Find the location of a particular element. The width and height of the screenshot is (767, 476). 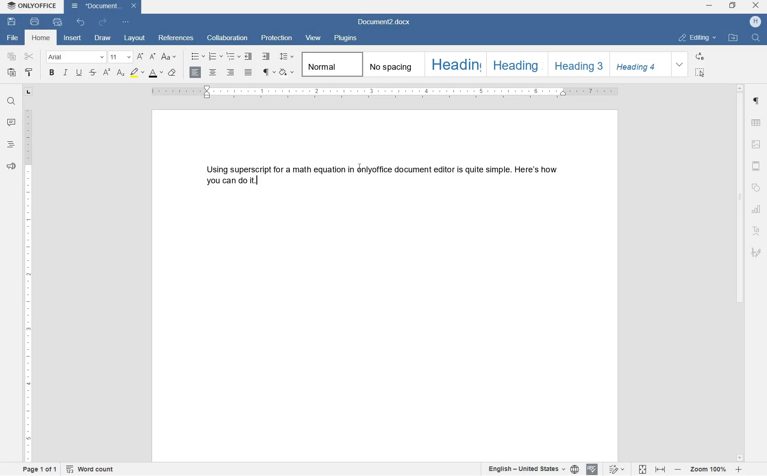

SELECT ALL is located at coordinates (700, 73).